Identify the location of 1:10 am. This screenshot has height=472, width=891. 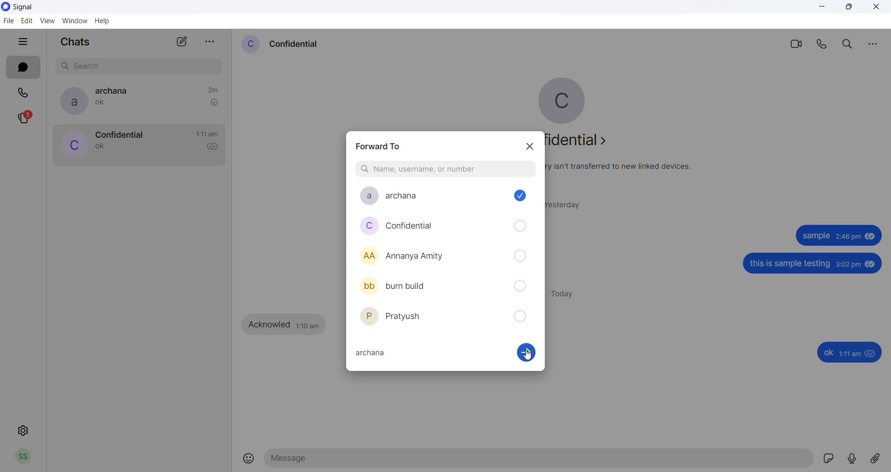
(308, 325).